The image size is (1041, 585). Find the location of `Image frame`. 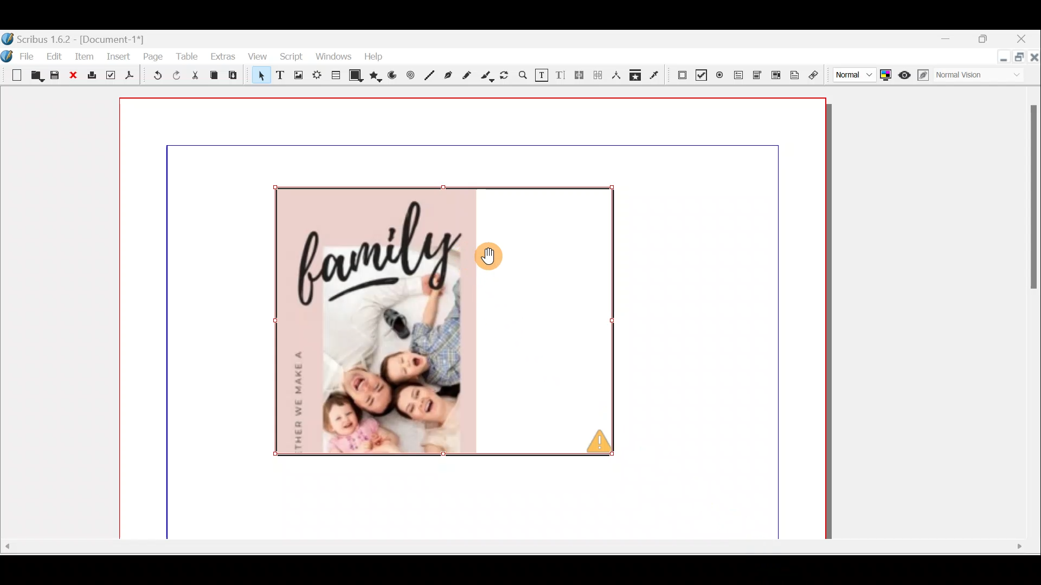

Image frame is located at coordinates (297, 76).